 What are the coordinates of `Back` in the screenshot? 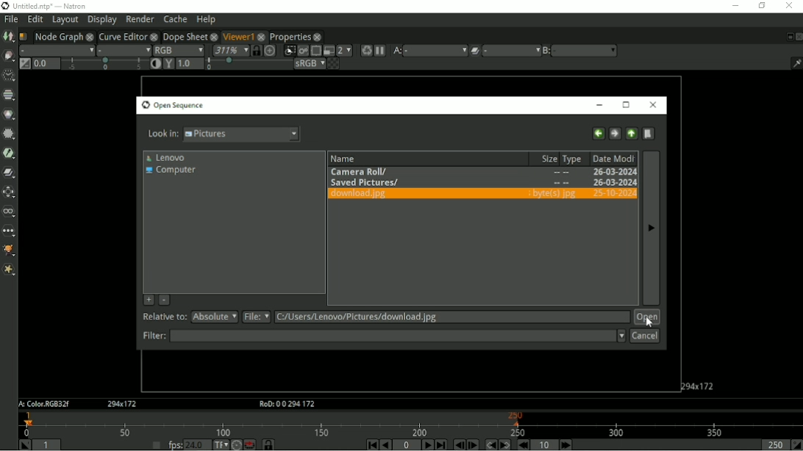 It's located at (598, 133).